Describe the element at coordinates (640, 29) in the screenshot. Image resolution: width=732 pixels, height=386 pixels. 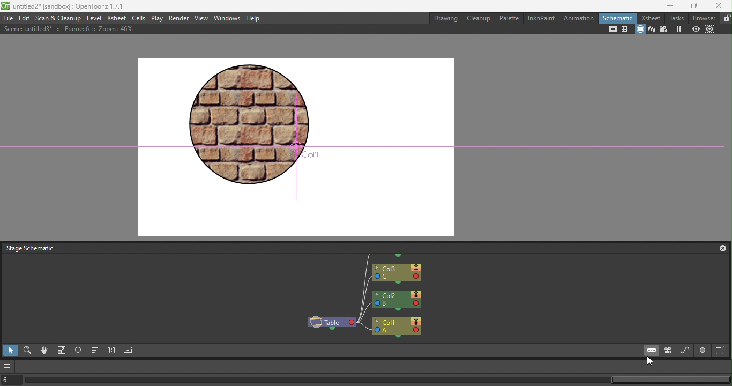
I see `Camera stand view` at that location.